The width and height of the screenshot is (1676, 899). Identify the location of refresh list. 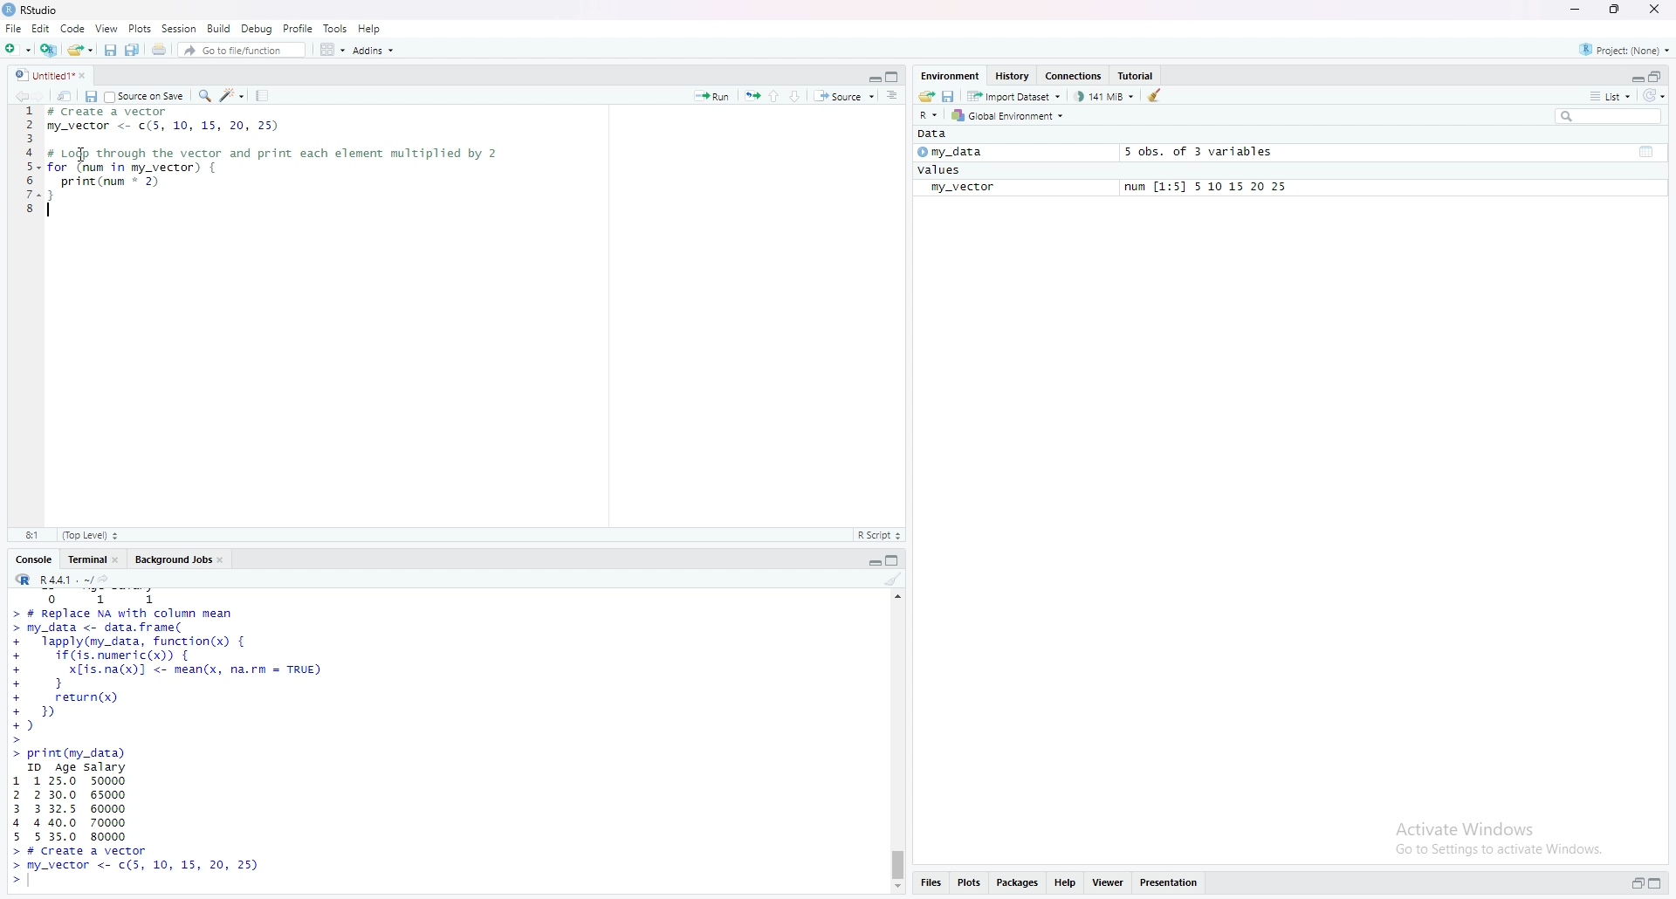
(1657, 96).